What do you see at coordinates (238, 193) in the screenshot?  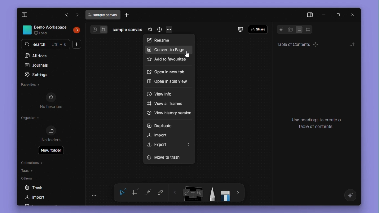 I see `more` at bounding box center [238, 193].